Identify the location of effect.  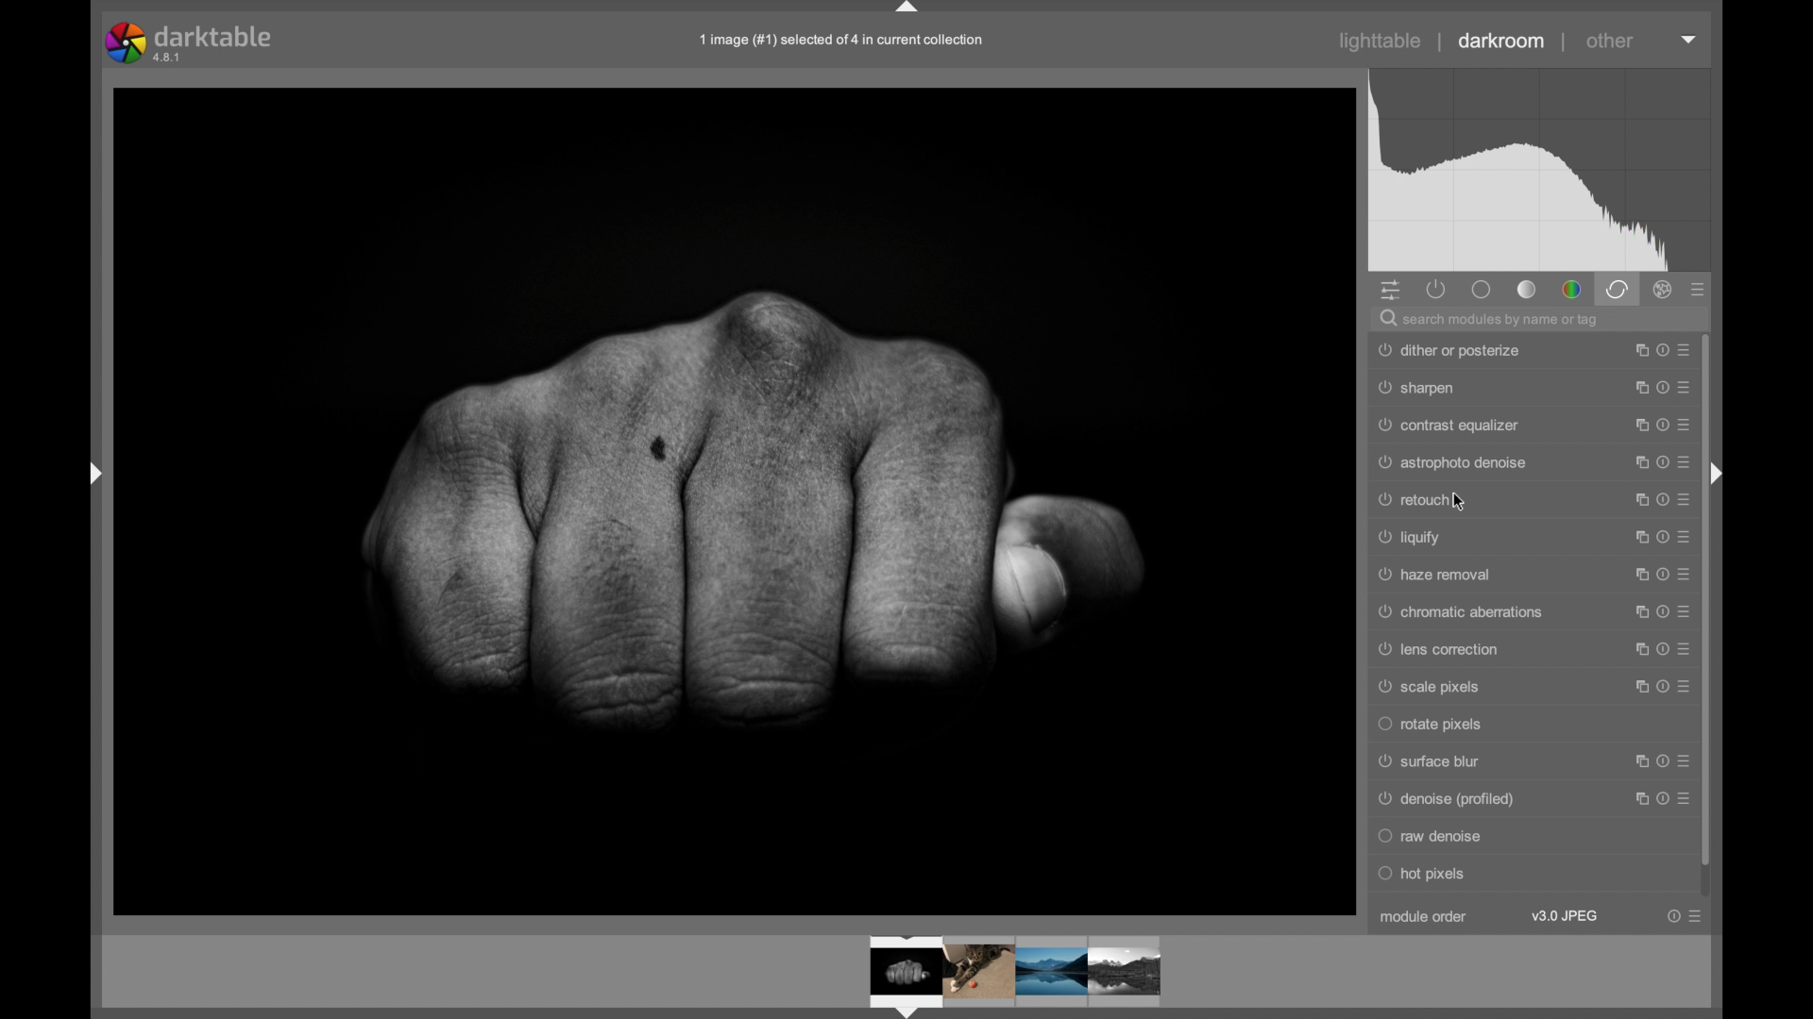
(1664, 290).